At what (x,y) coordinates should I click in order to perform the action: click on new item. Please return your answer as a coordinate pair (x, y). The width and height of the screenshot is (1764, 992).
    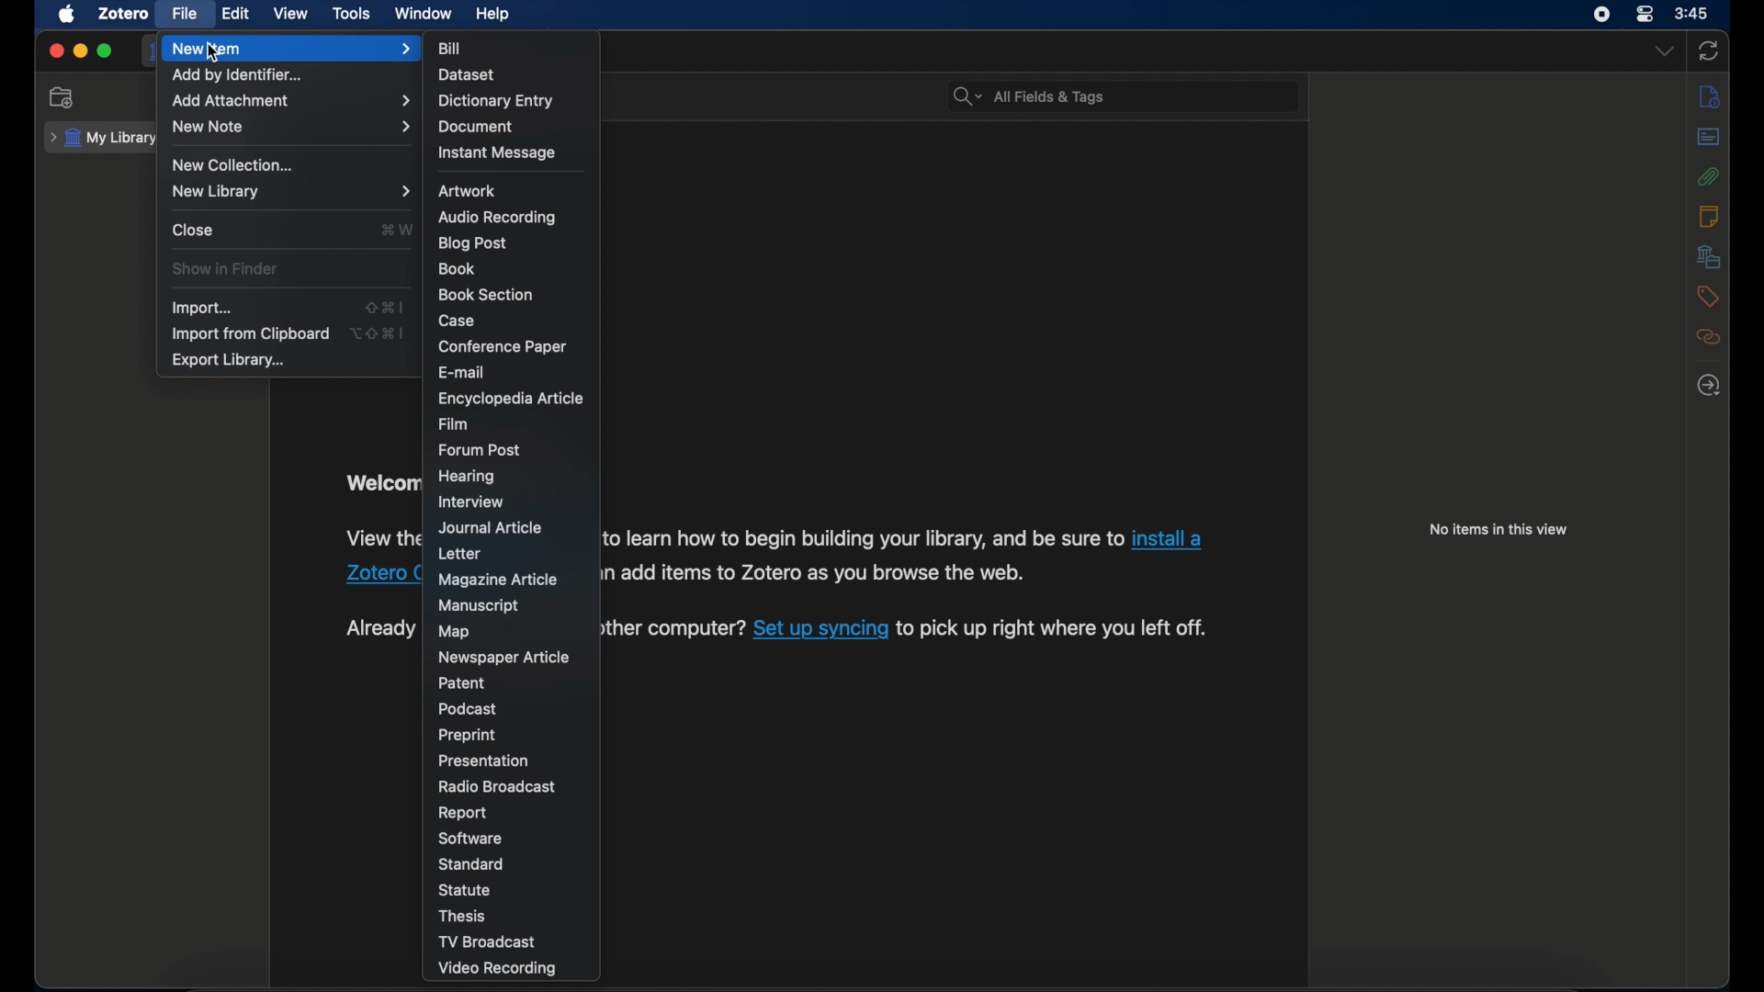
    Looking at the image, I should click on (293, 49).